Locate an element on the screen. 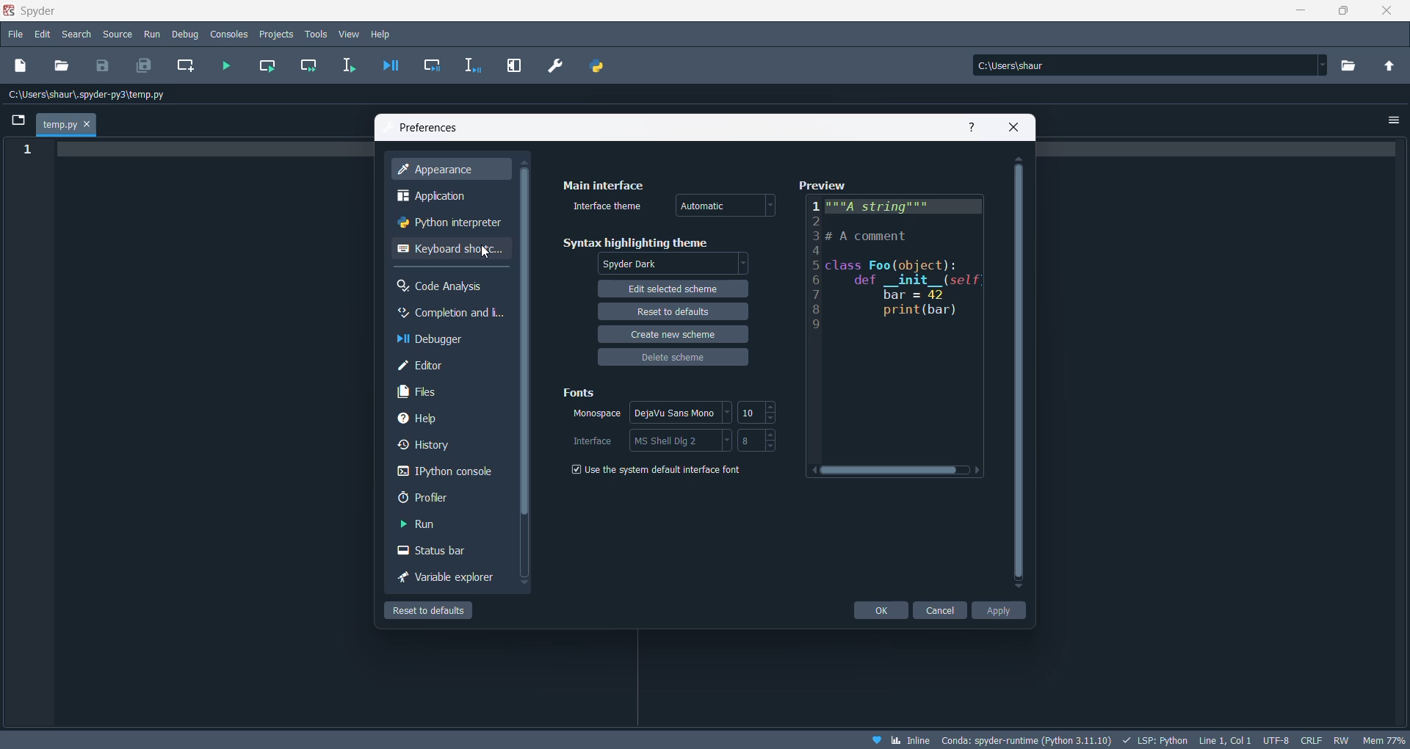  inserface is located at coordinates (591, 441).